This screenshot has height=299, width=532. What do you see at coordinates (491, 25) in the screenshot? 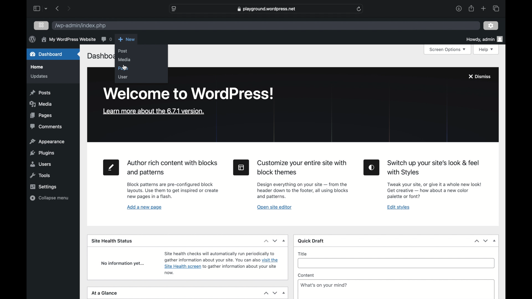
I see `settings` at bounding box center [491, 25].